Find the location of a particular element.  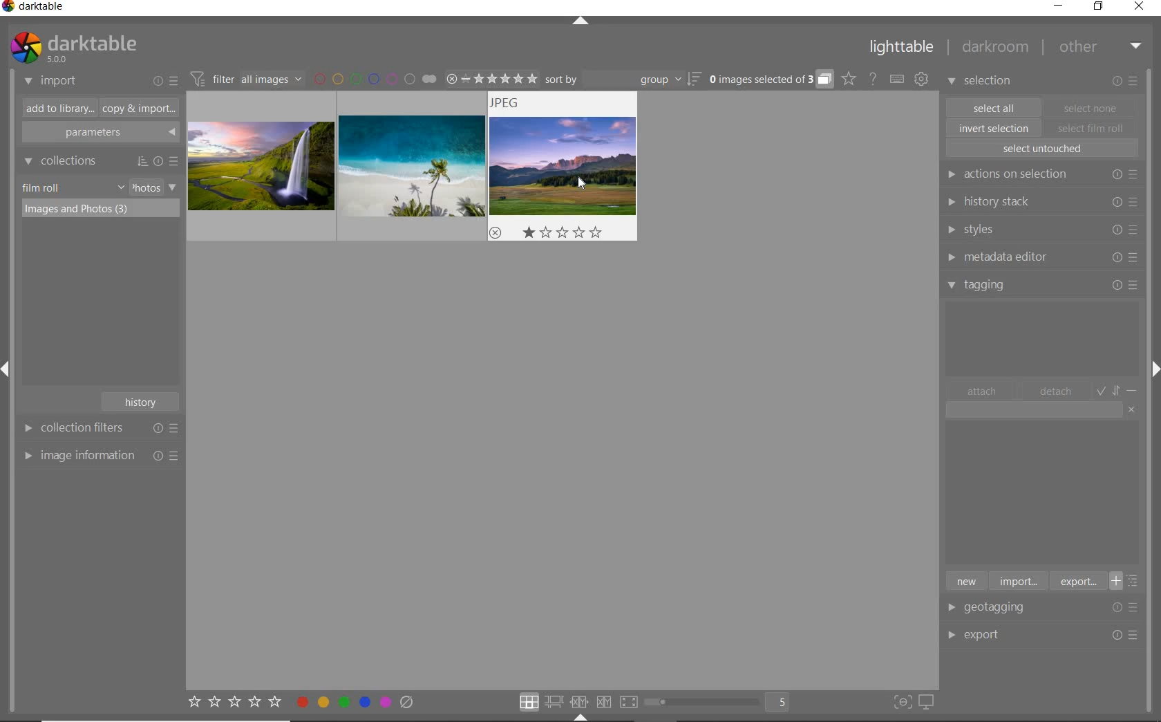

lighttable is located at coordinates (902, 50).